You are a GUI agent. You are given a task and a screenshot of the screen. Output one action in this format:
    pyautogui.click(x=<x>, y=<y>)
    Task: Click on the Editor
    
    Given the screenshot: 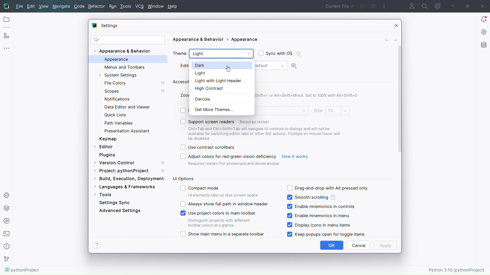 What is the action you would take?
    pyautogui.click(x=104, y=146)
    